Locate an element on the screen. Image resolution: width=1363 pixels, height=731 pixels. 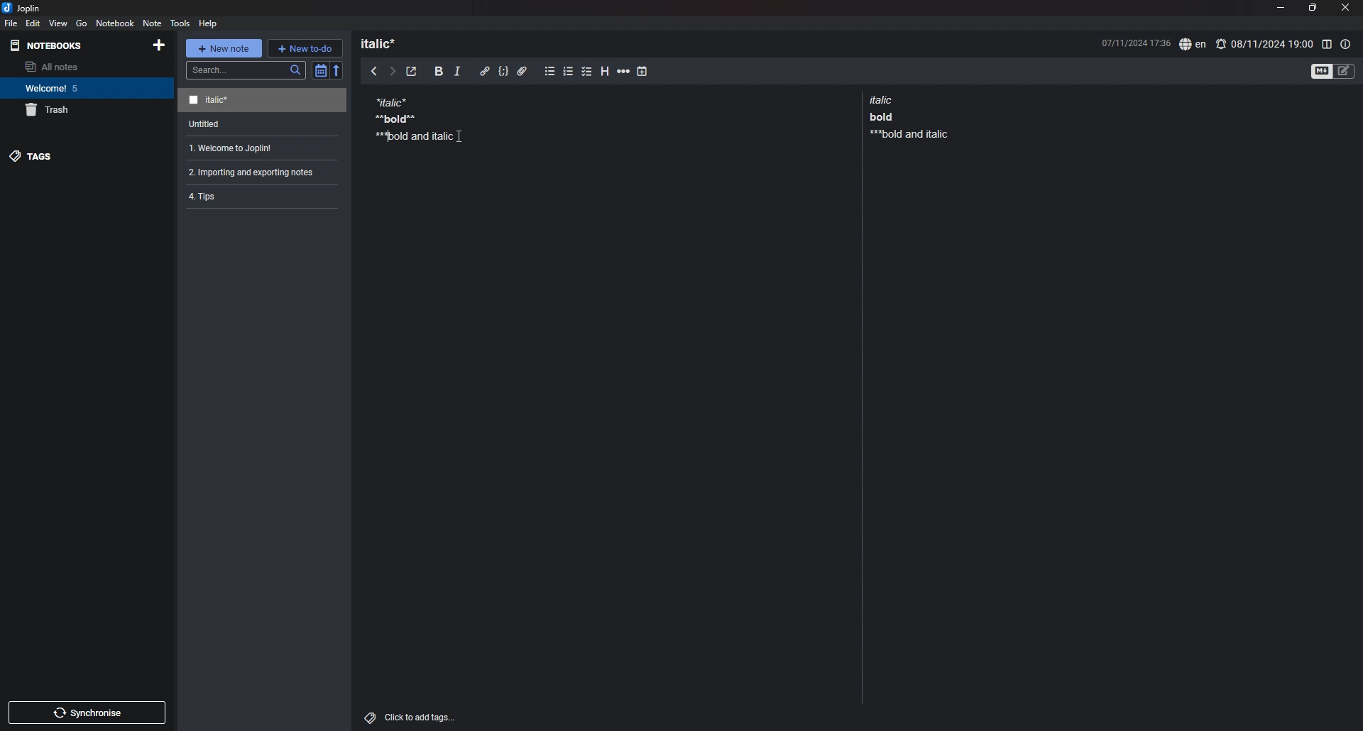
notebook is located at coordinates (116, 23).